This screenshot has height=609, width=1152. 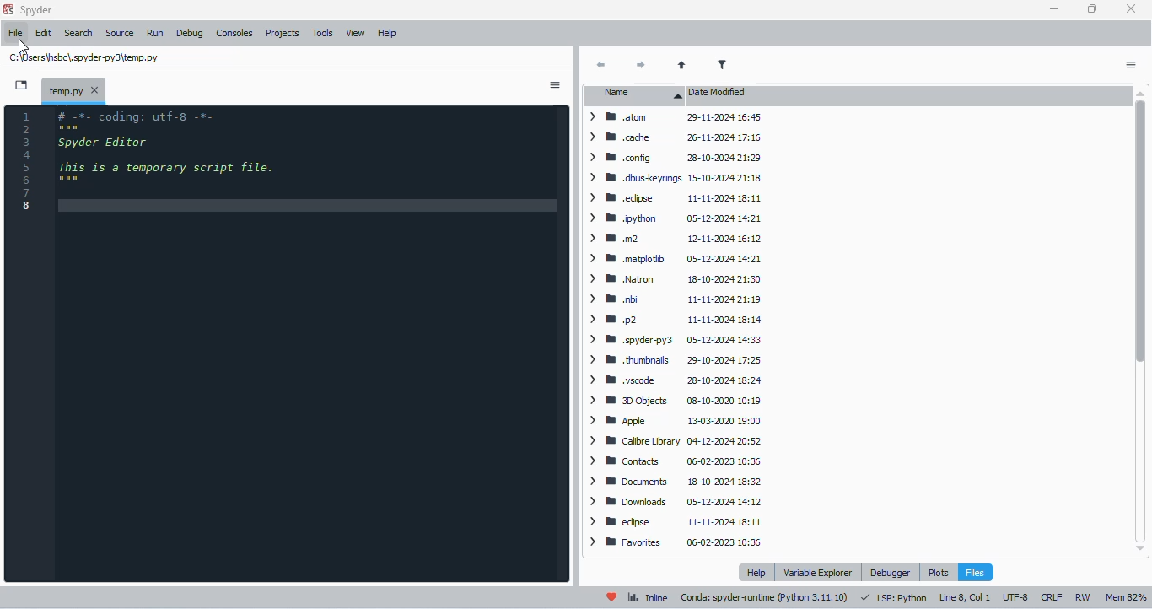 I want to click on browse tabs, so click(x=22, y=85).